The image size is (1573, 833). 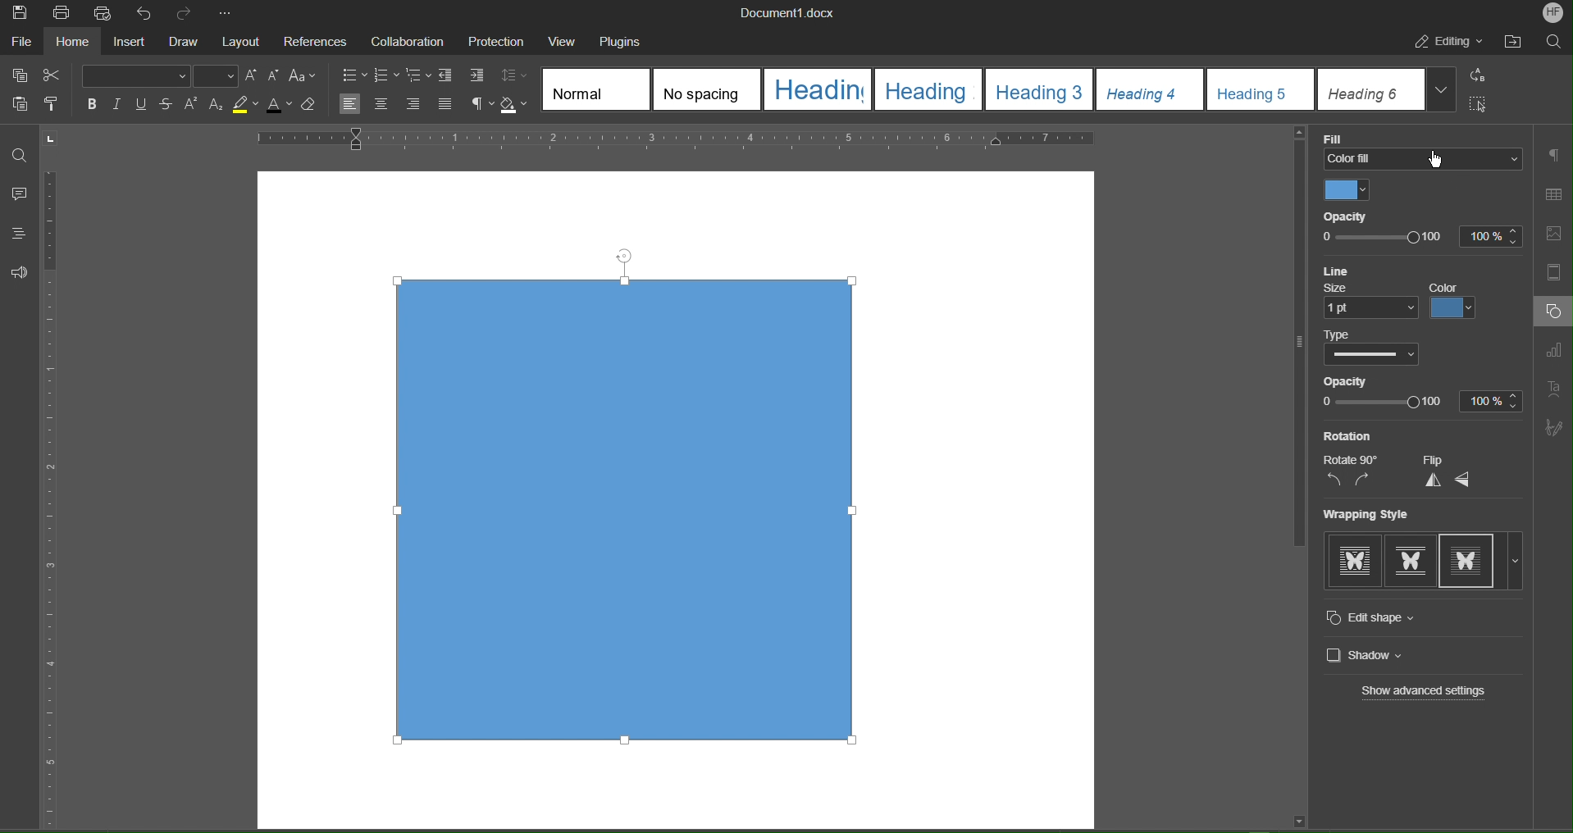 I want to click on Headings, so click(x=21, y=234).